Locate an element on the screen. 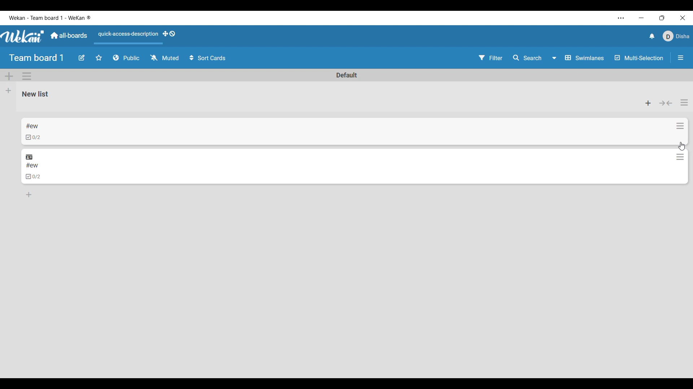  Card name is located at coordinates (32, 126).